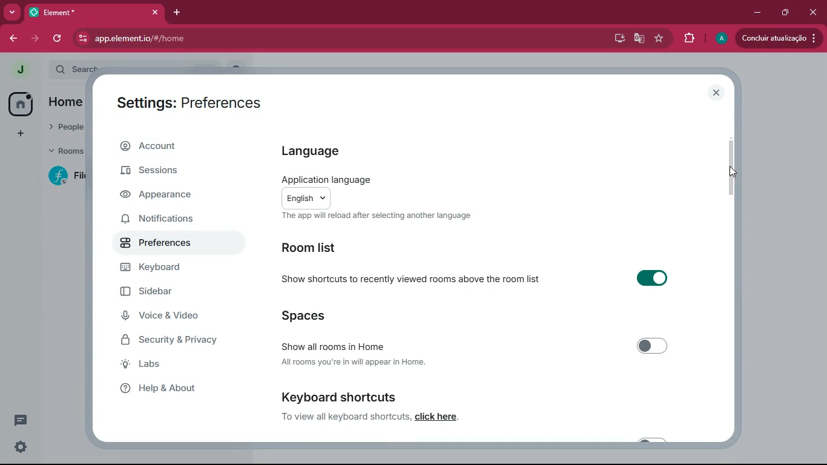  What do you see at coordinates (754, 13) in the screenshot?
I see `minimize` at bounding box center [754, 13].